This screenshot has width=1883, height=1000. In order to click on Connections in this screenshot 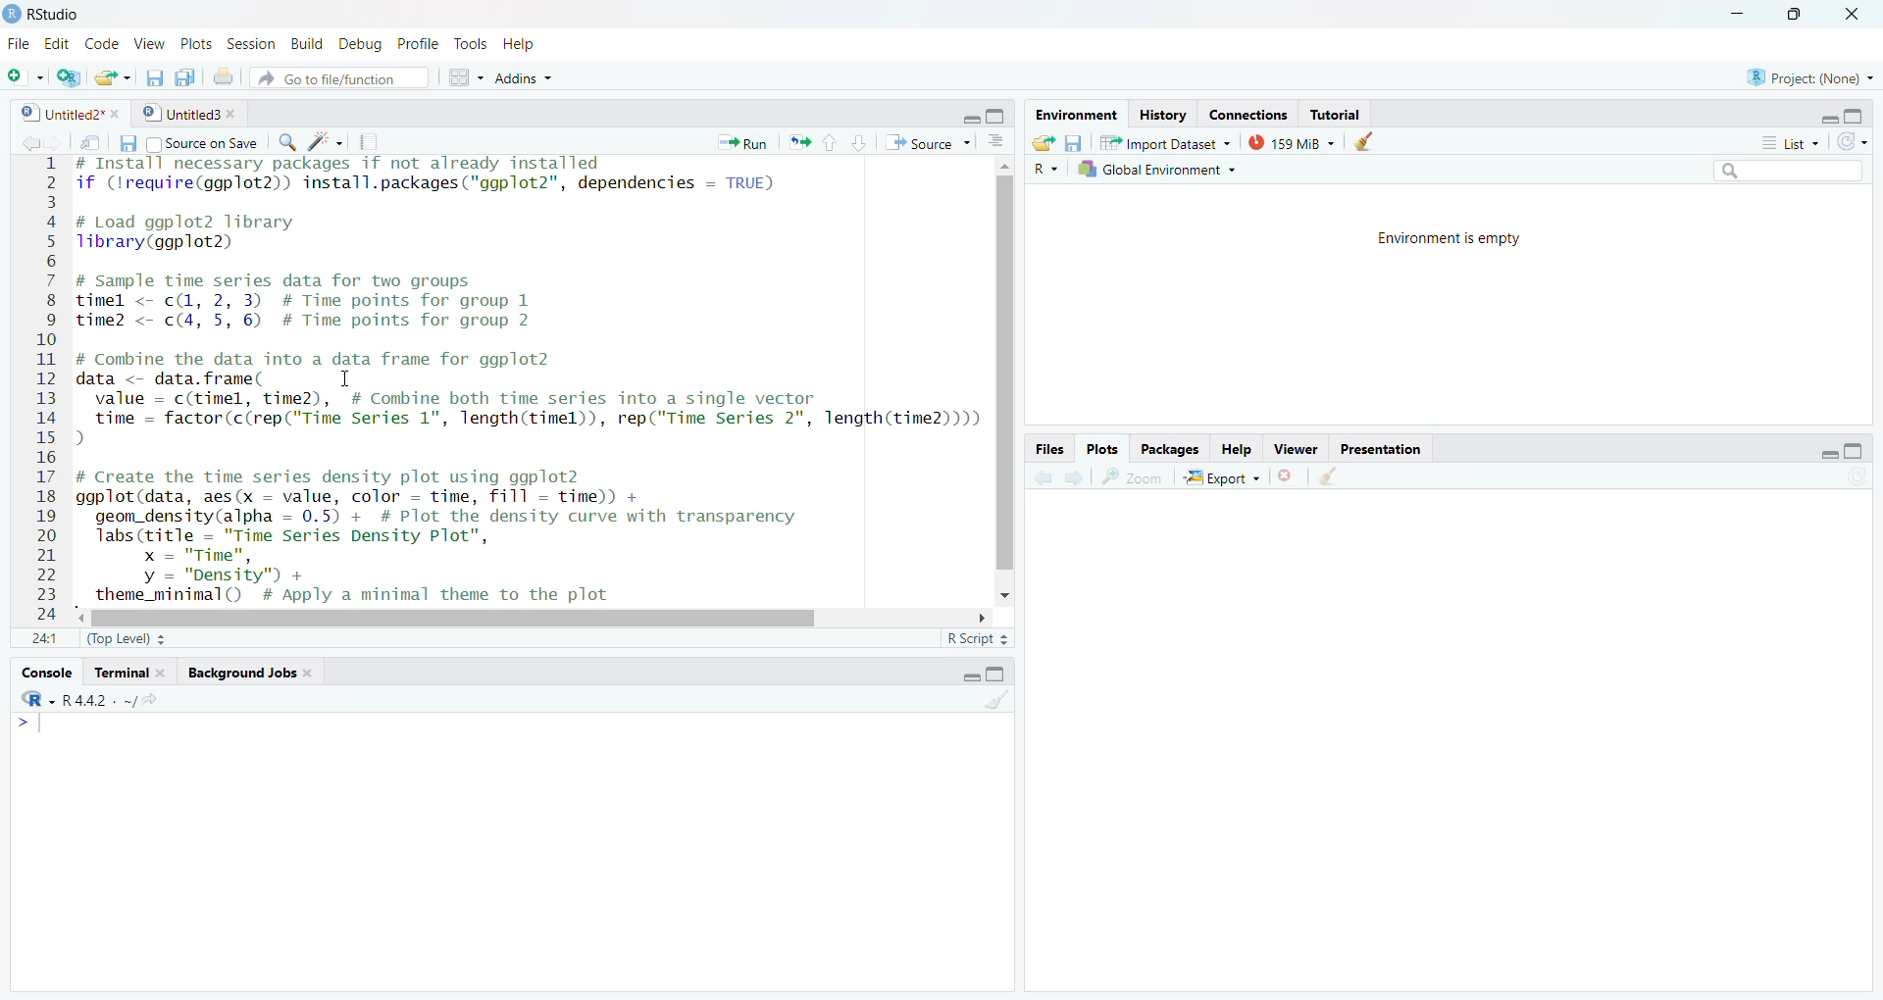, I will do `click(1248, 114)`.